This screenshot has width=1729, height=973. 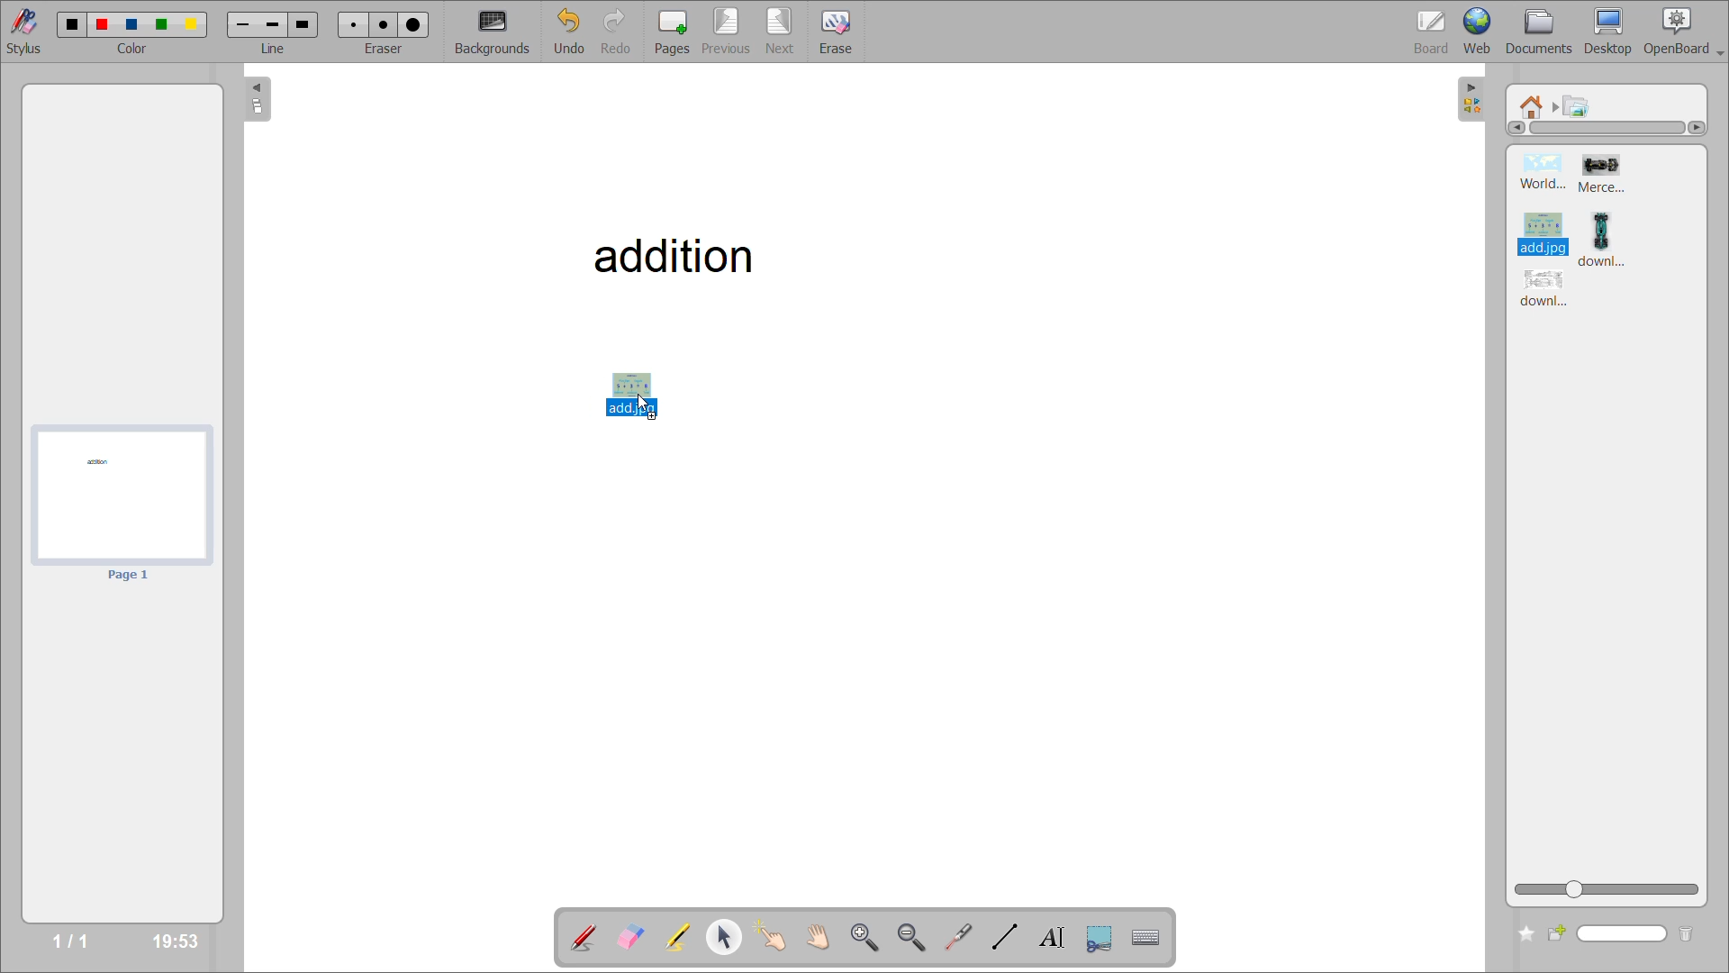 I want to click on select and modify  objects, so click(x=729, y=939).